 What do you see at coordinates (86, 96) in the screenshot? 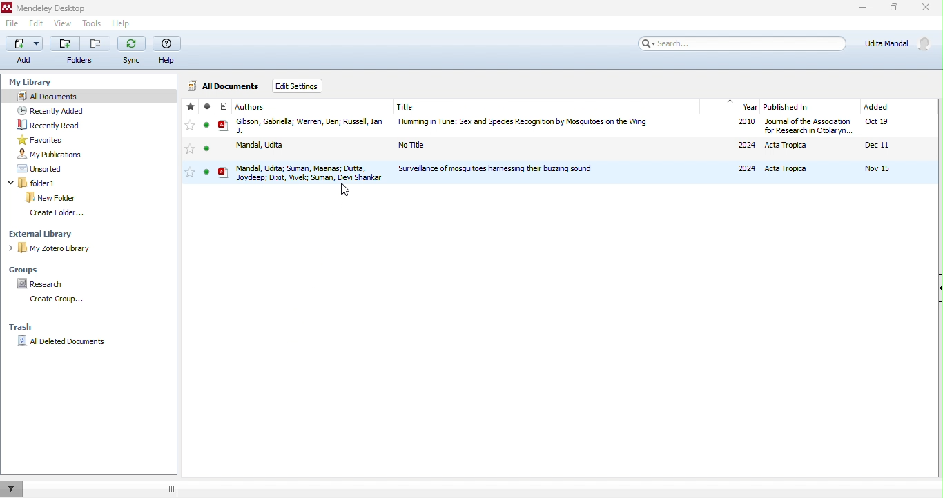
I see `all documents` at bounding box center [86, 96].